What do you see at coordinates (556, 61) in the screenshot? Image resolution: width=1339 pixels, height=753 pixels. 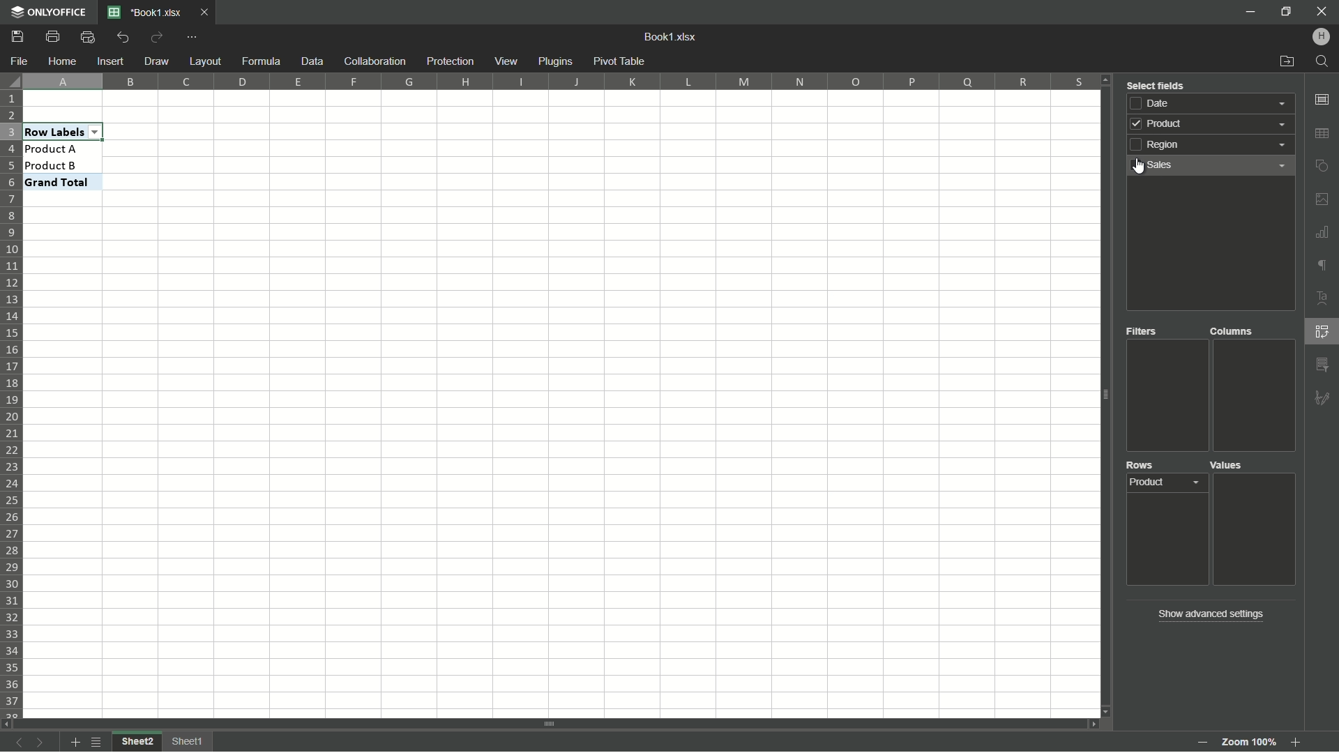 I see `plugins` at bounding box center [556, 61].